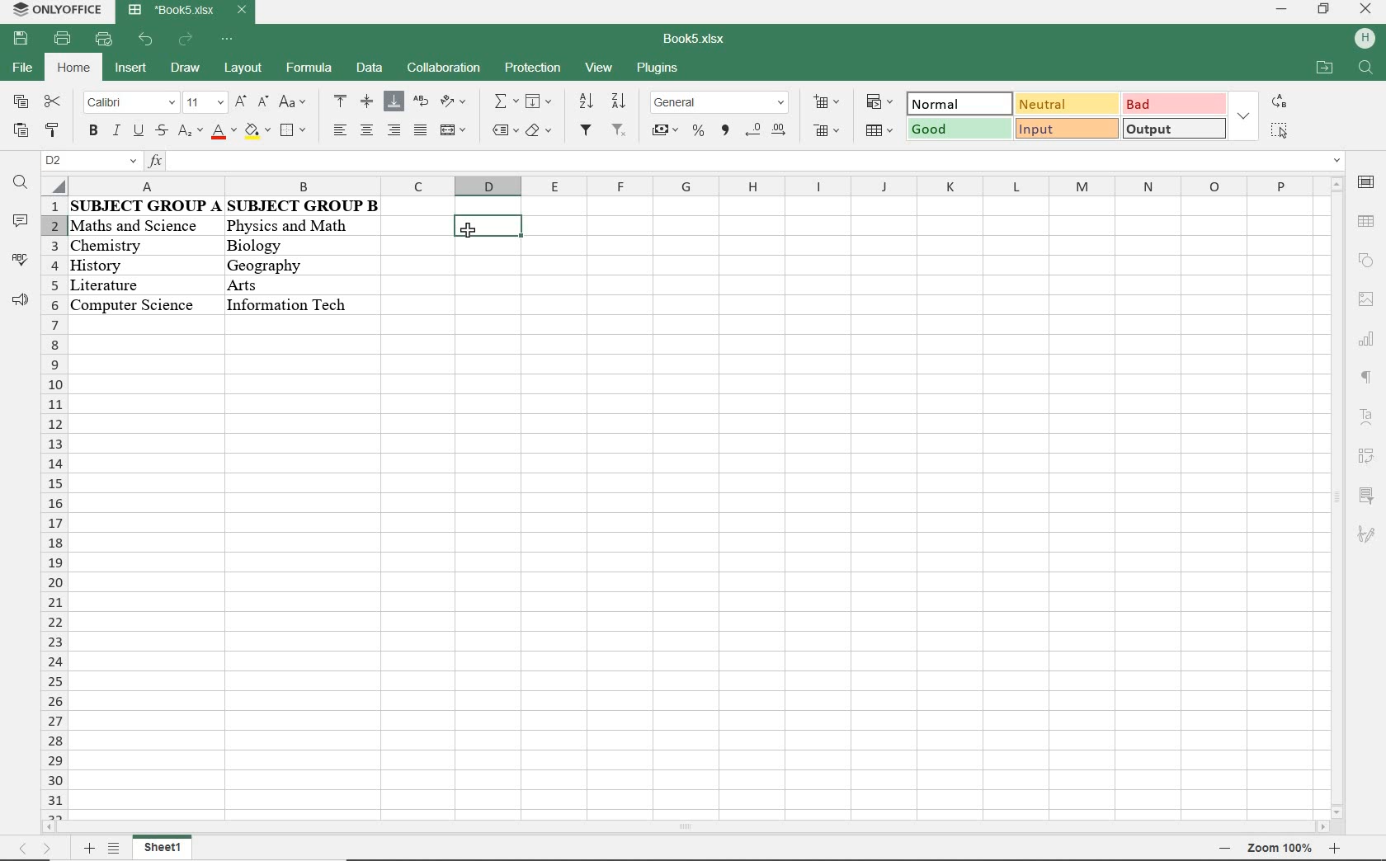  Describe the element at coordinates (1369, 338) in the screenshot. I see `chart` at that location.